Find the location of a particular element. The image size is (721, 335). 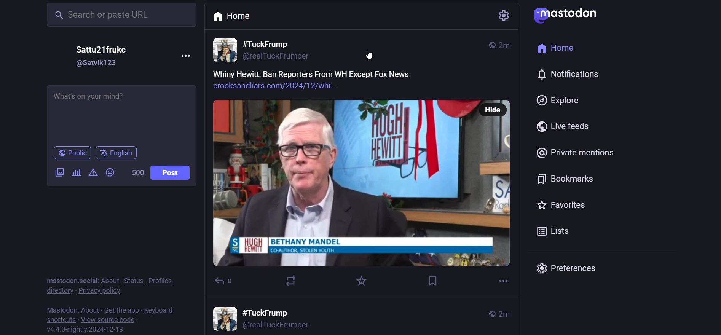

bookmark is located at coordinates (566, 178).